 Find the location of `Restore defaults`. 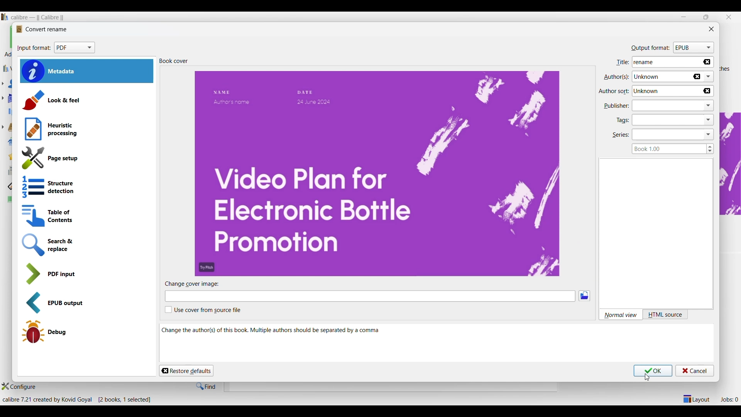

Restore defaults is located at coordinates (186, 371).